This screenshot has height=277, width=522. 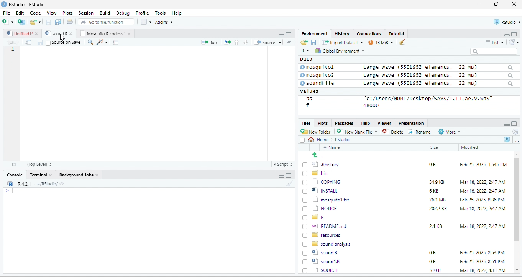 What do you see at coordinates (237, 42) in the screenshot?
I see `up` at bounding box center [237, 42].